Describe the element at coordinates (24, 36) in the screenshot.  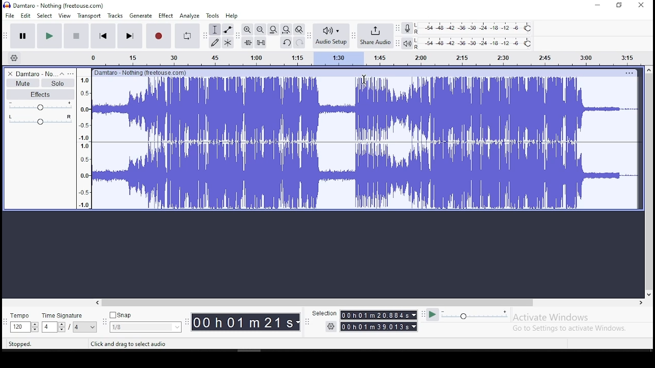
I see `pause` at that location.